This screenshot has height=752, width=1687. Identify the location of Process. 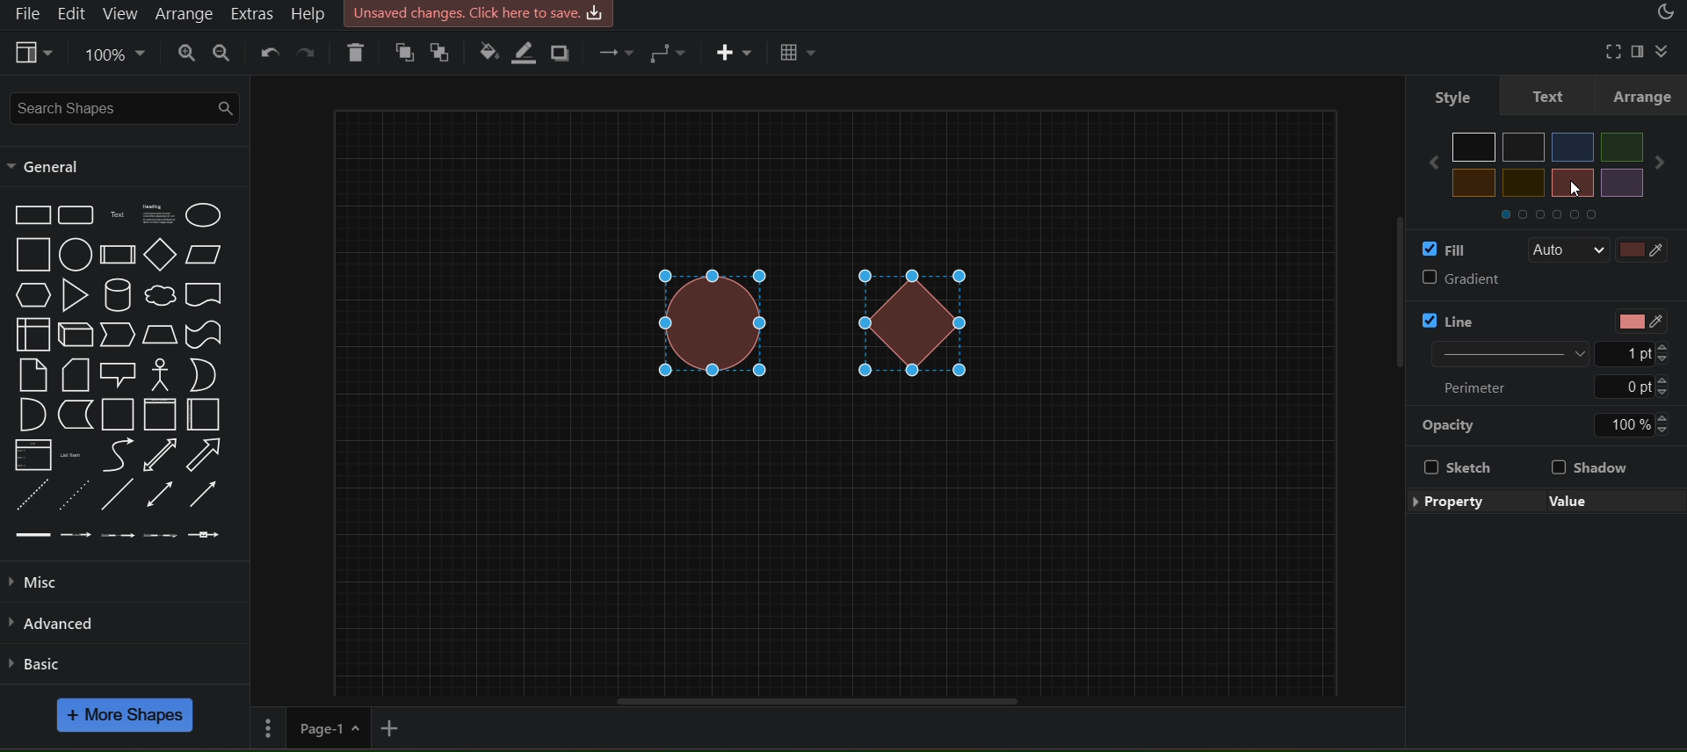
(117, 254).